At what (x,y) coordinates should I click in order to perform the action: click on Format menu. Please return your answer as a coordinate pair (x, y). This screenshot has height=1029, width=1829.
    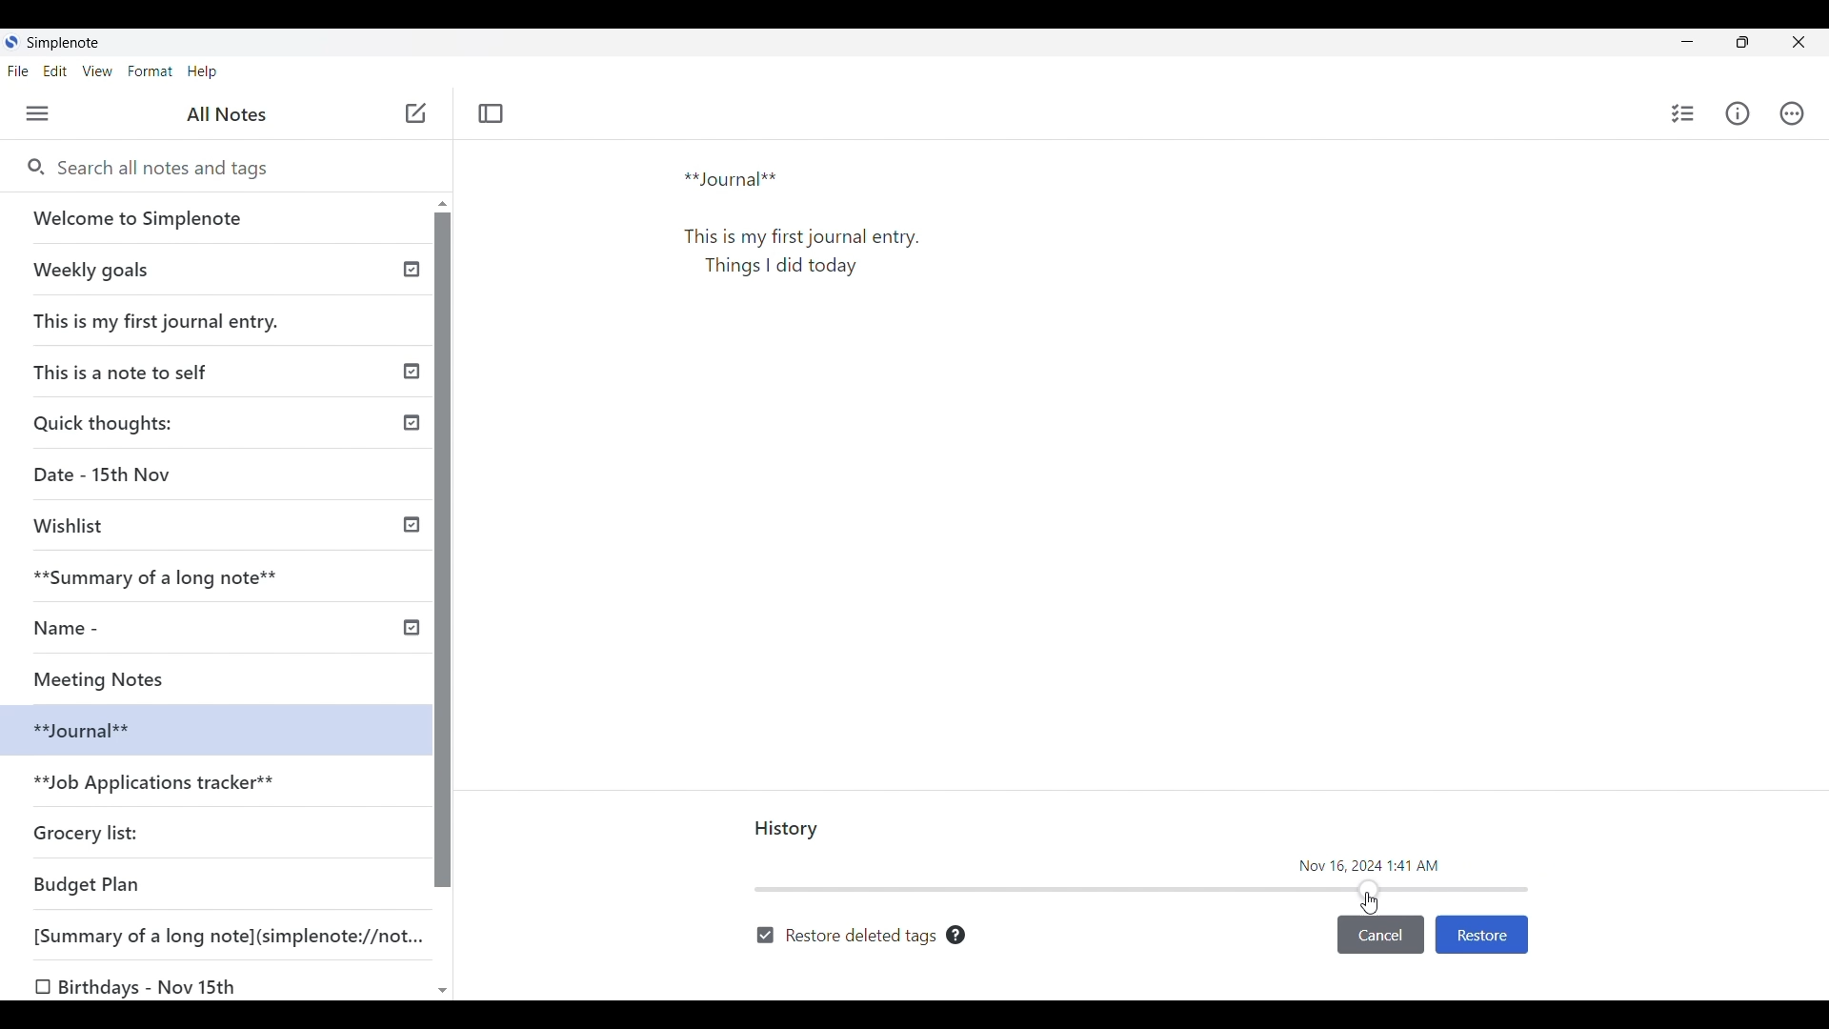
    Looking at the image, I should click on (151, 71).